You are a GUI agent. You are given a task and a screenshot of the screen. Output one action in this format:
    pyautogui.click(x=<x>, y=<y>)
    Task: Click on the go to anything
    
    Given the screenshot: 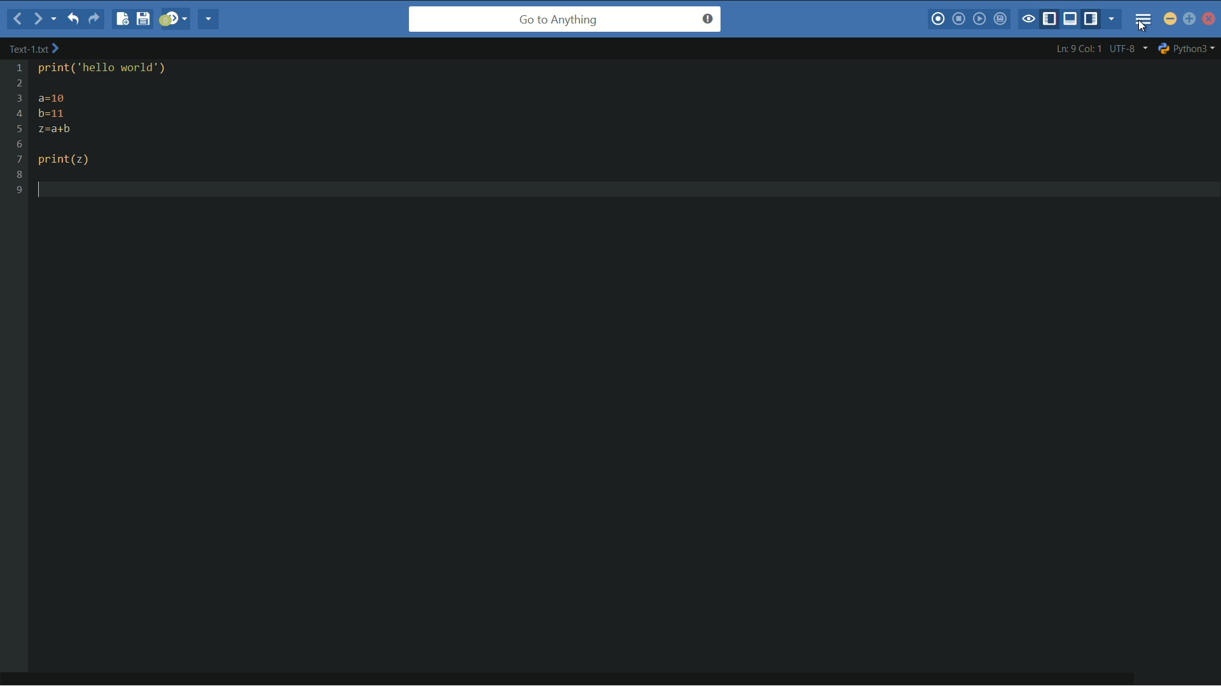 What is the action you would take?
    pyautogui.click(x=564, y=20)
    